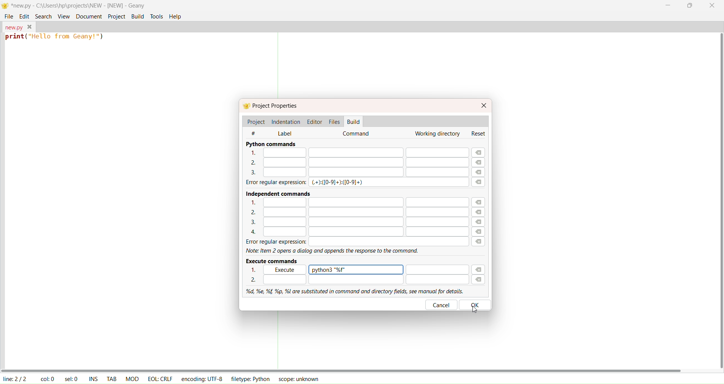  What do you see at coordinates (287, 121) in the screenshot?
I see `indentation` at bounding box center [287, 121].